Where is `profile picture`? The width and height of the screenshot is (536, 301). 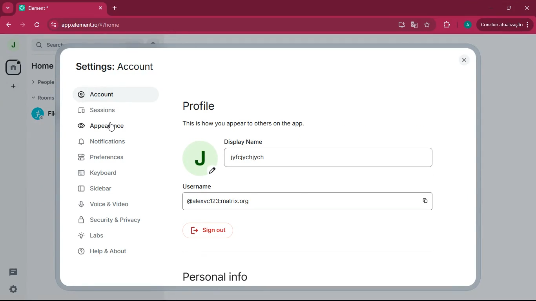
profile picture is located at coordinates (201, 157).